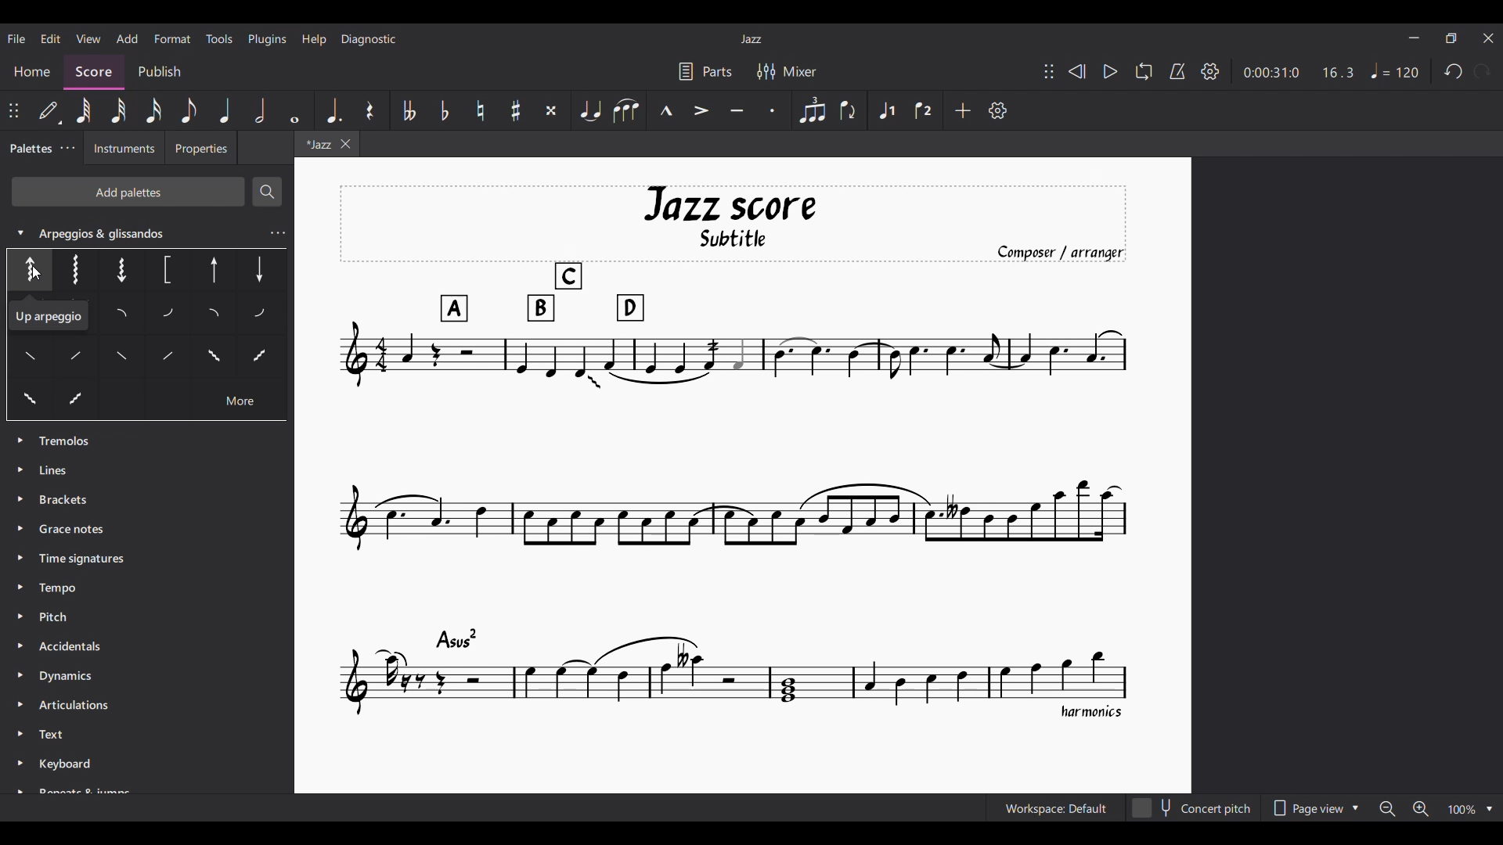 This screenshot has width=1503, height=845. I want to click on Palette options, so click(70, 437).